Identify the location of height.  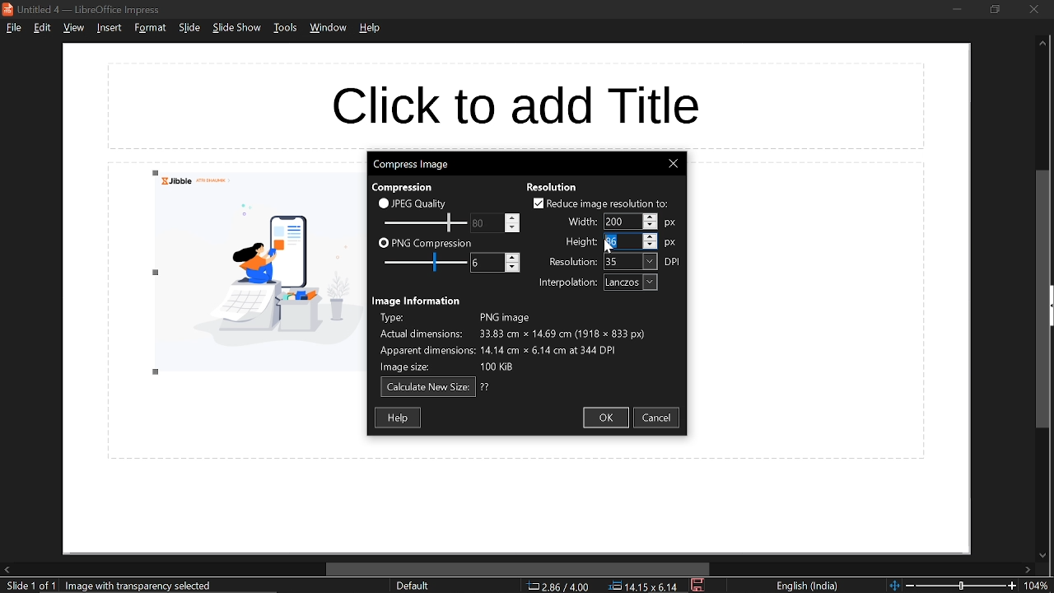
(621, 241).